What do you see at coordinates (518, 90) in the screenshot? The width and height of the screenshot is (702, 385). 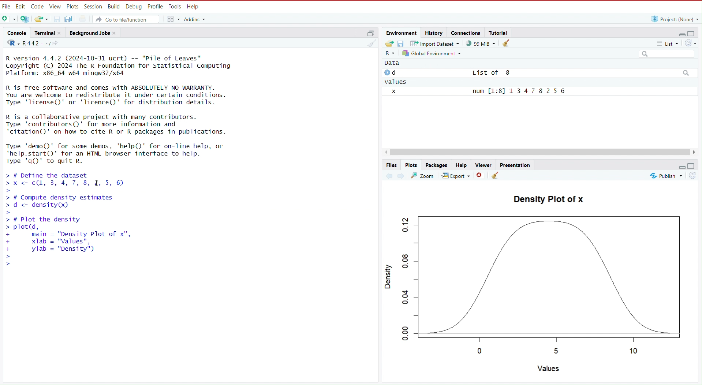 I see `num [1:8] 1 3 4 7 8 2 5 6` at bounding box center [518, 90].